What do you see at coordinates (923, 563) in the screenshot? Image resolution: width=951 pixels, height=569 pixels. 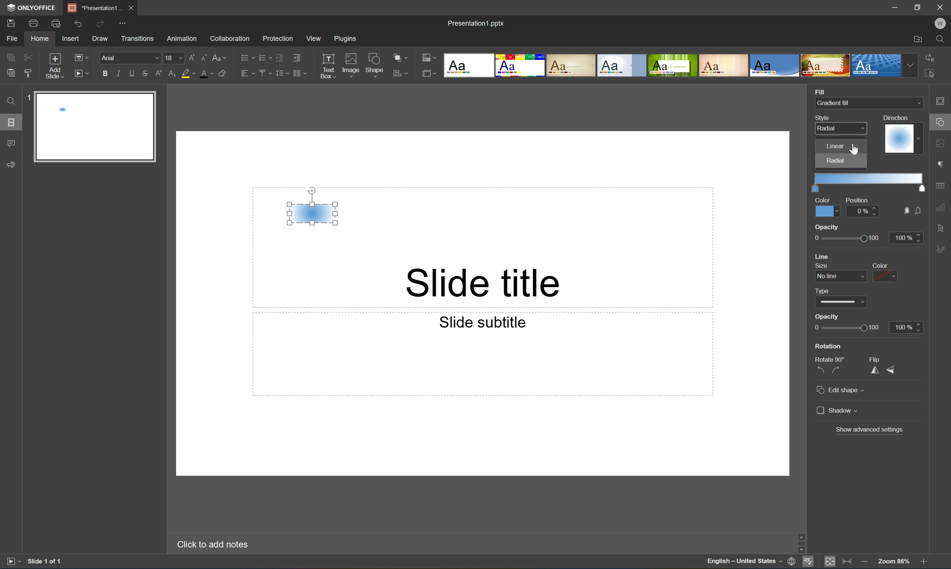 I see `Zoom In` at bounding box center [923, 563].